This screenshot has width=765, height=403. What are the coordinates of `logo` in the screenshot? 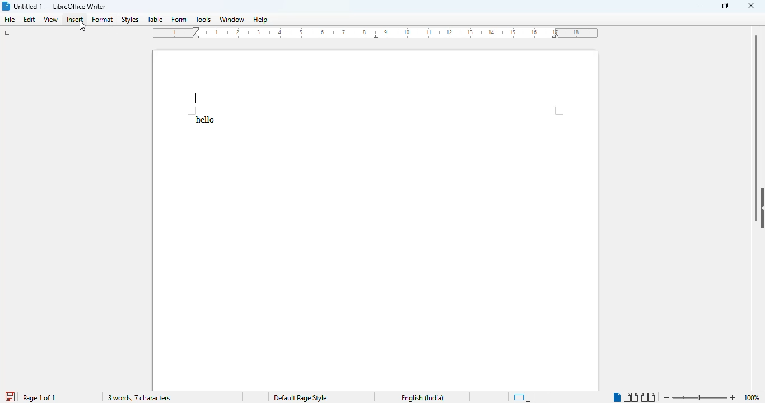 It's located at (5, 6).